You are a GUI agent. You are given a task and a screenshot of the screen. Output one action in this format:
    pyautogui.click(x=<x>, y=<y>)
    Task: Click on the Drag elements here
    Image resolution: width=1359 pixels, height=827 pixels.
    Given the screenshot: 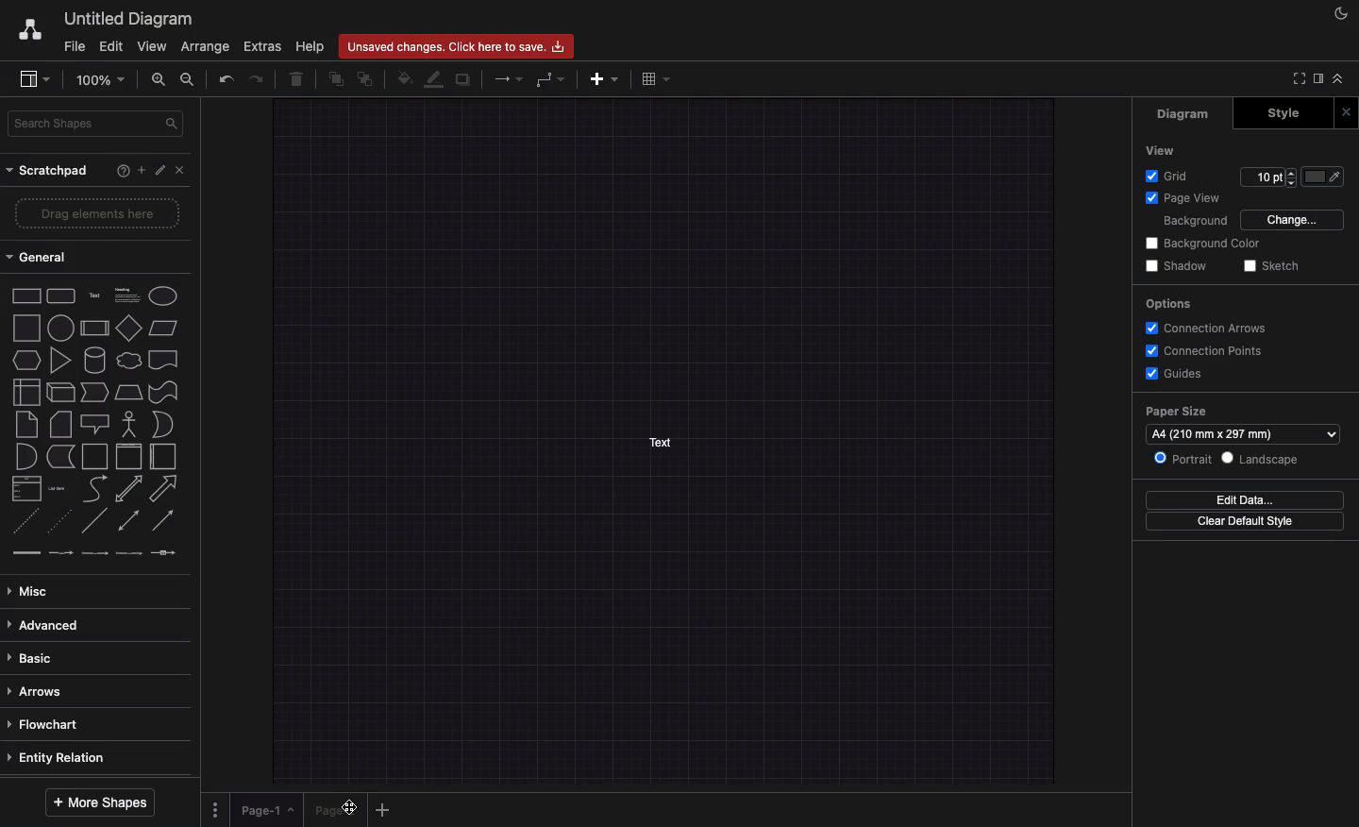 What is the action you would take?
    pyautogui.click(x=97, y=211)
    